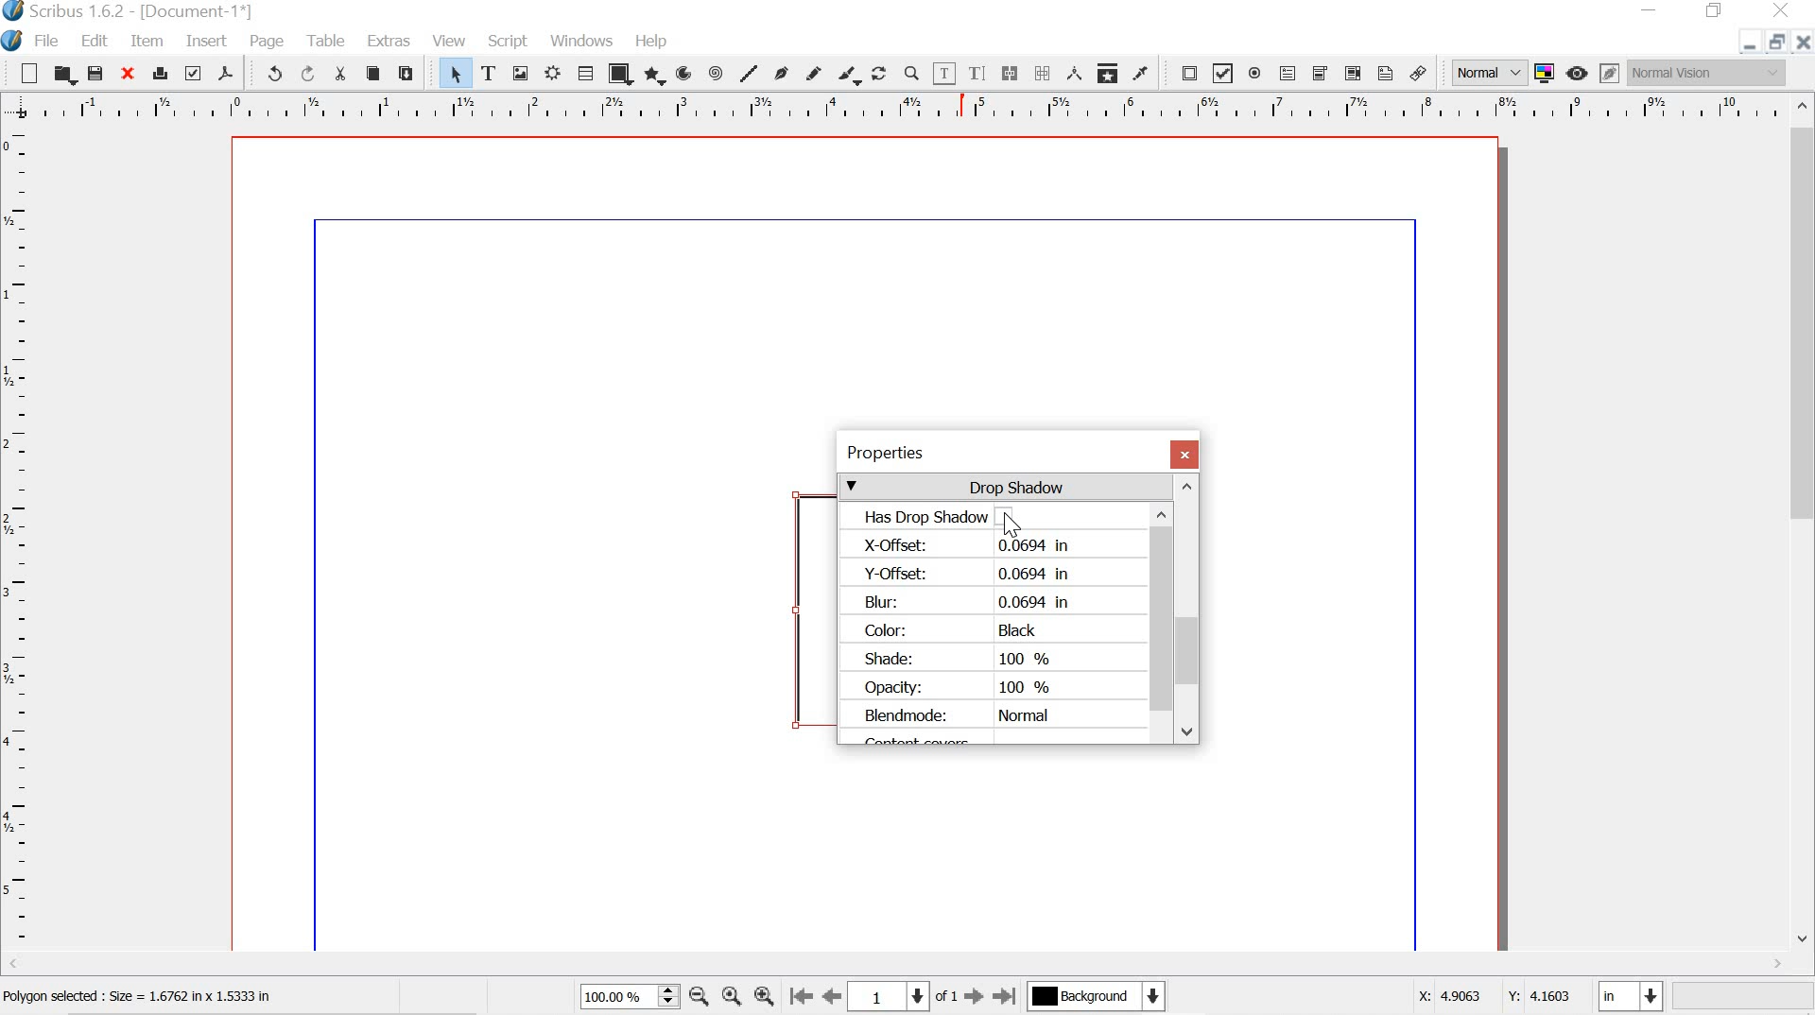  Describe the element at coordinates (911, 73) in the screenshot. I see `zoom in or out` at that location.